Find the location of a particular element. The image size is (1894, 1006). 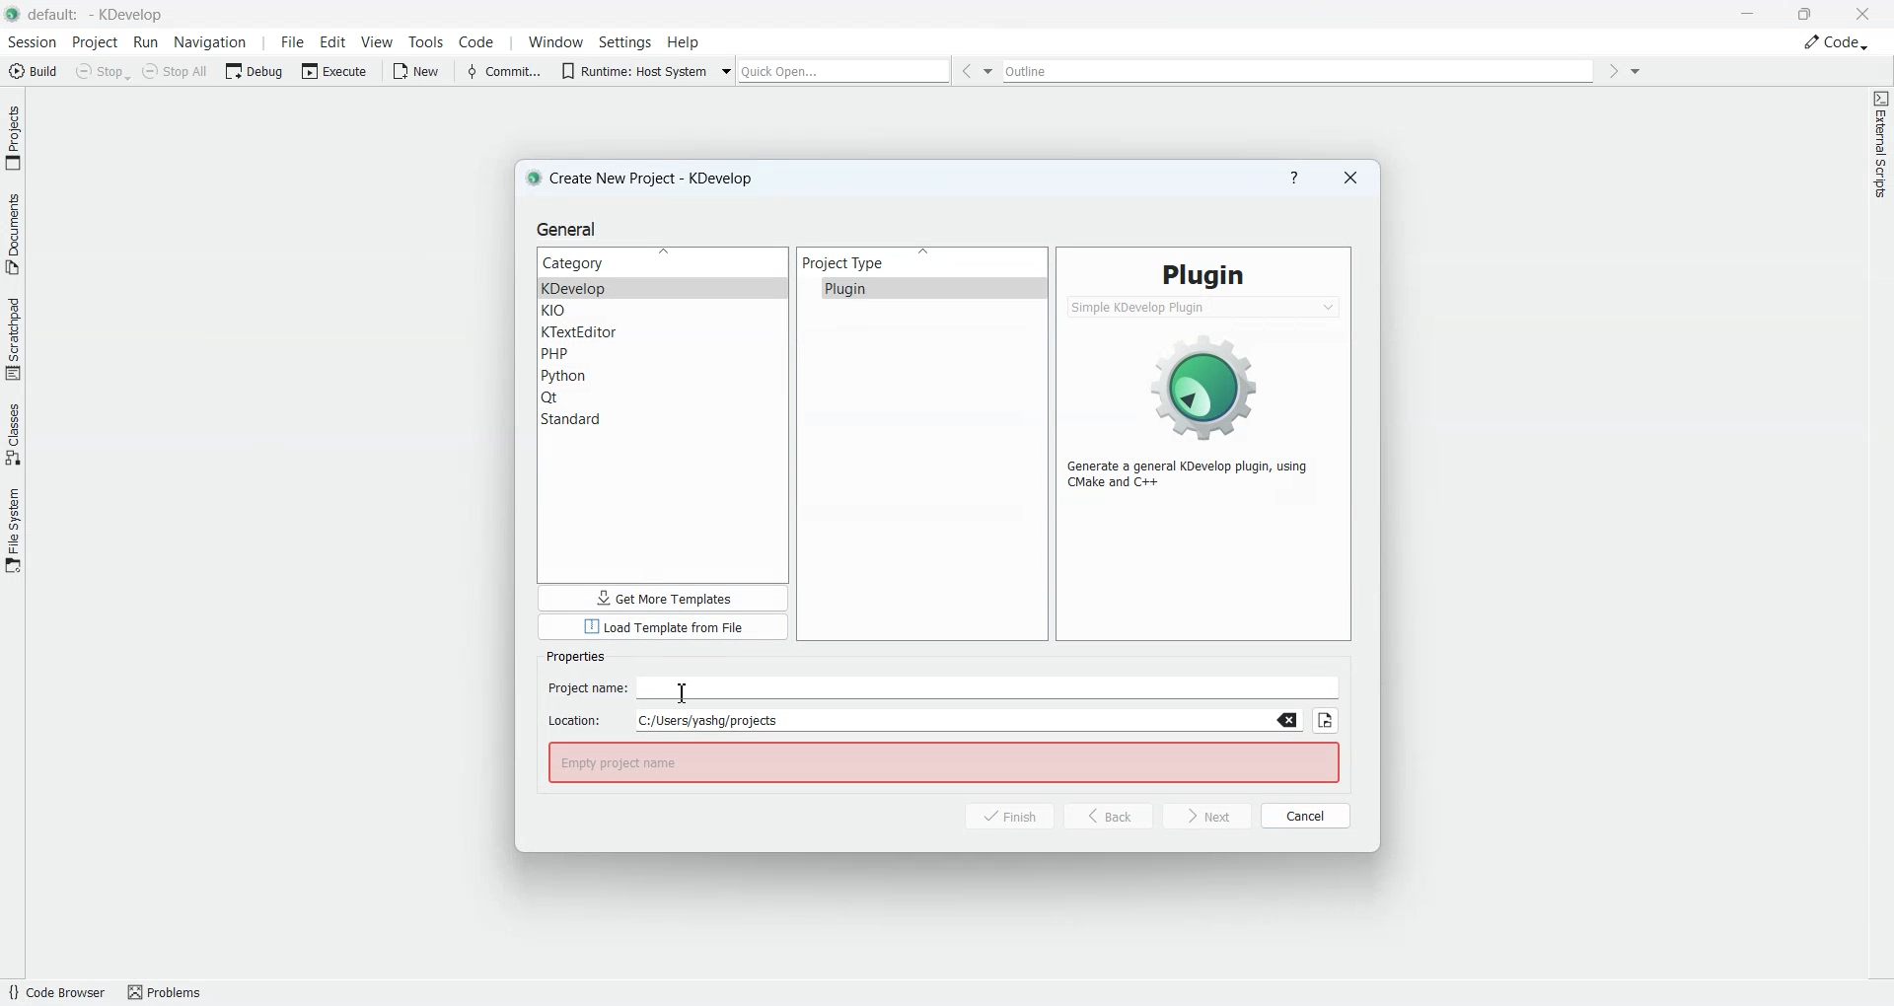

Standard is located at coordinates (663, 419).